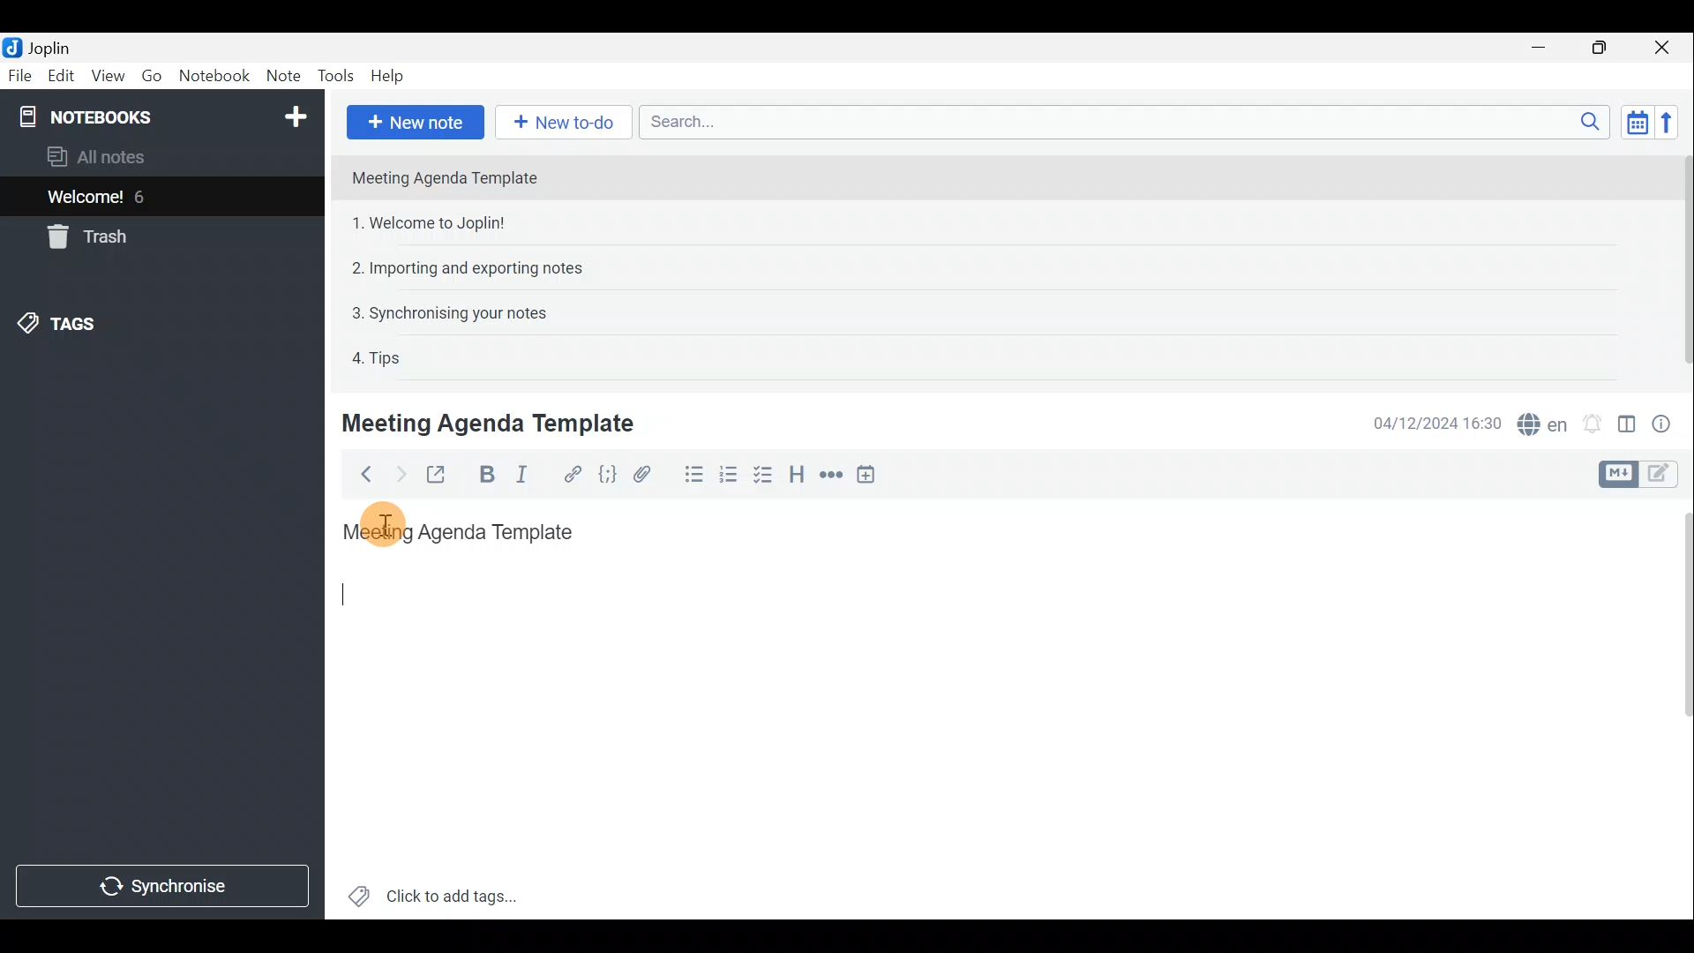  Describe the element at coordinates (145, 197) in the screenshot. I see `6` at that location.